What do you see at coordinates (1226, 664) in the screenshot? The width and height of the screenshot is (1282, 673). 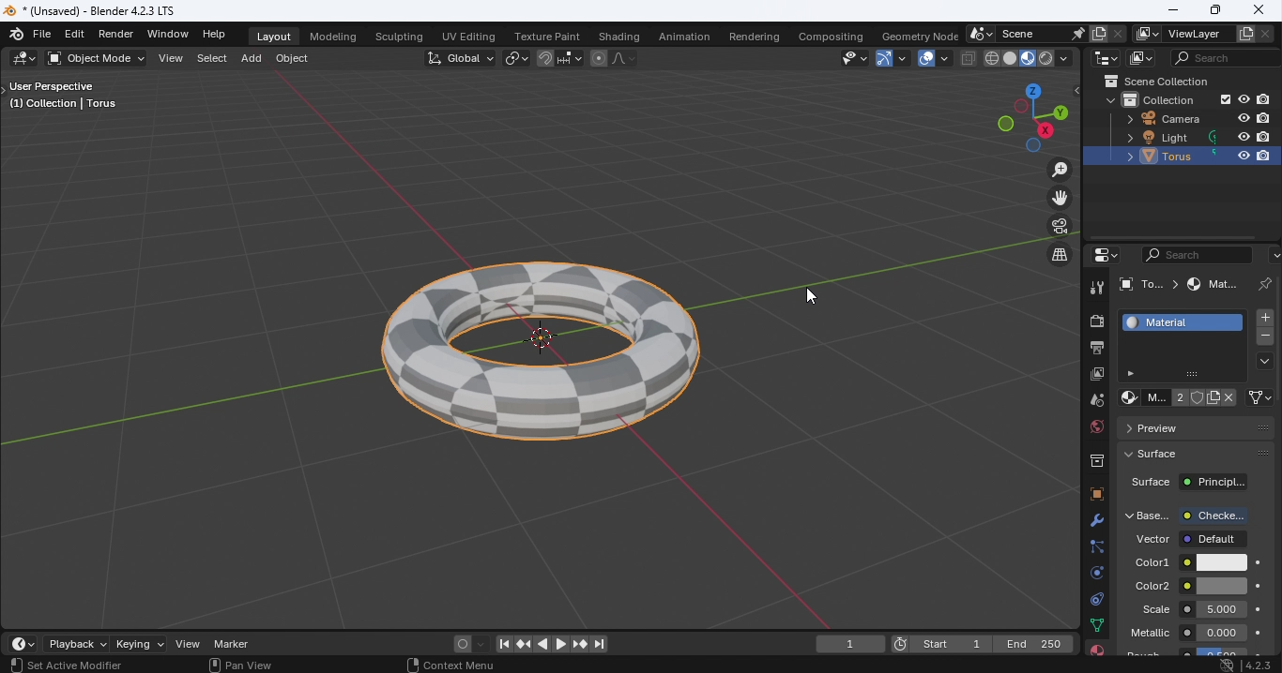 I see `System update` at bounding box center [1226, 664].